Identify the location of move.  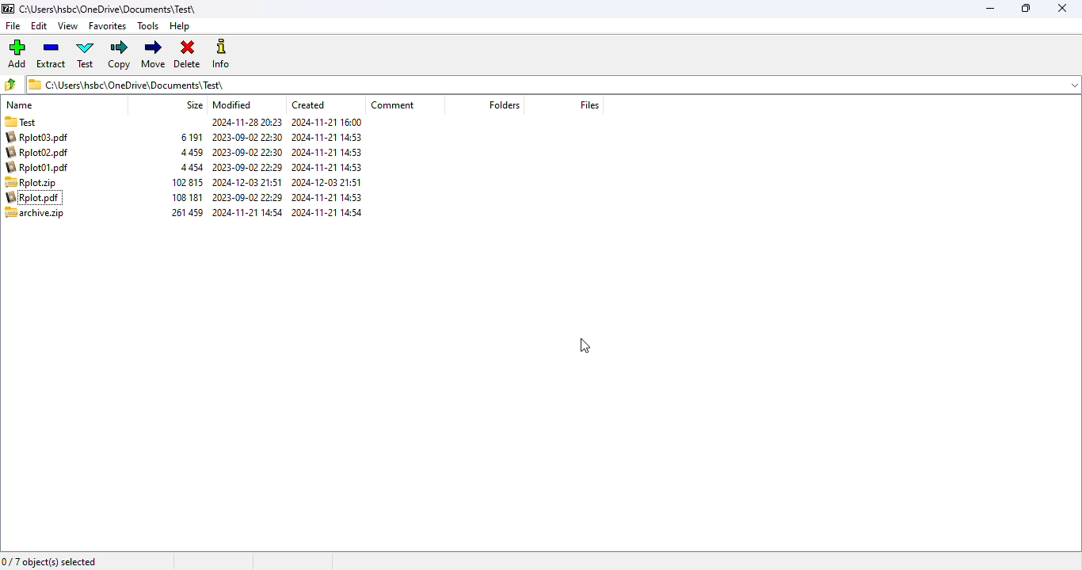
(154, 54).